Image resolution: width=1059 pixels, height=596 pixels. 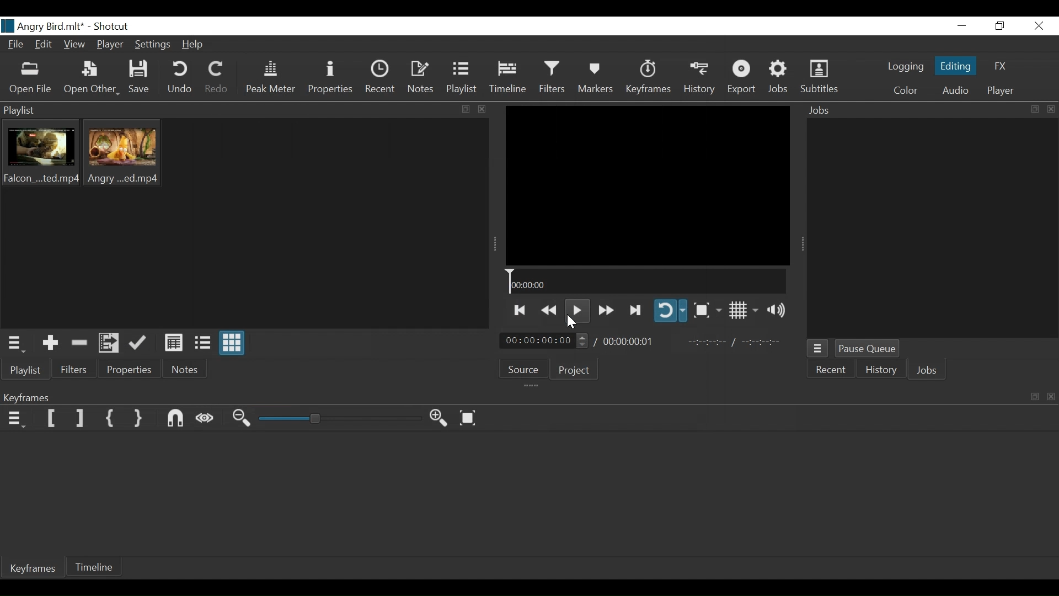 What do you see at coordinates (81, 418) in the screenshot?
I see `Set Filter last` at bounding box center [81, 418].